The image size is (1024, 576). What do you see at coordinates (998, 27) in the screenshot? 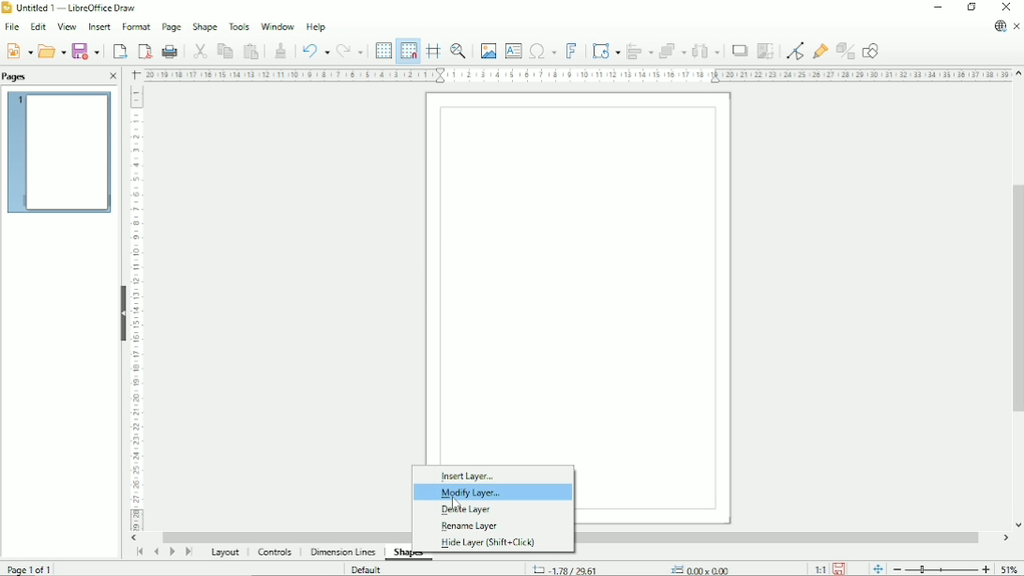
I see `Update available` at bounding box center [998, 27].